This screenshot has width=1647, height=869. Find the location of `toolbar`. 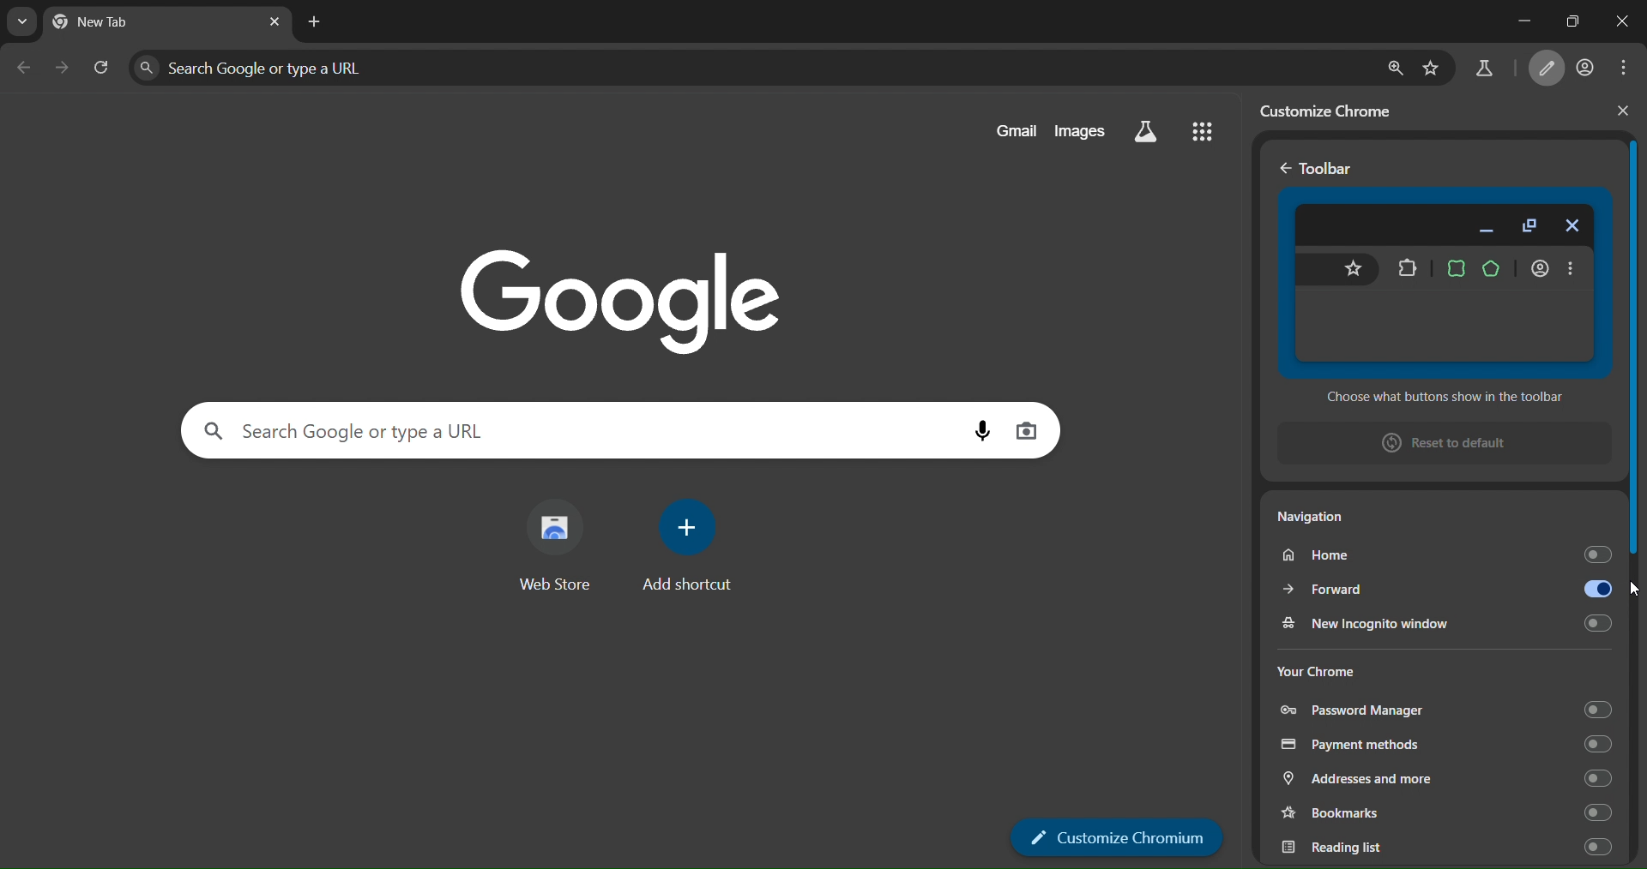

toolbar is located at coordinates (1331, 170).